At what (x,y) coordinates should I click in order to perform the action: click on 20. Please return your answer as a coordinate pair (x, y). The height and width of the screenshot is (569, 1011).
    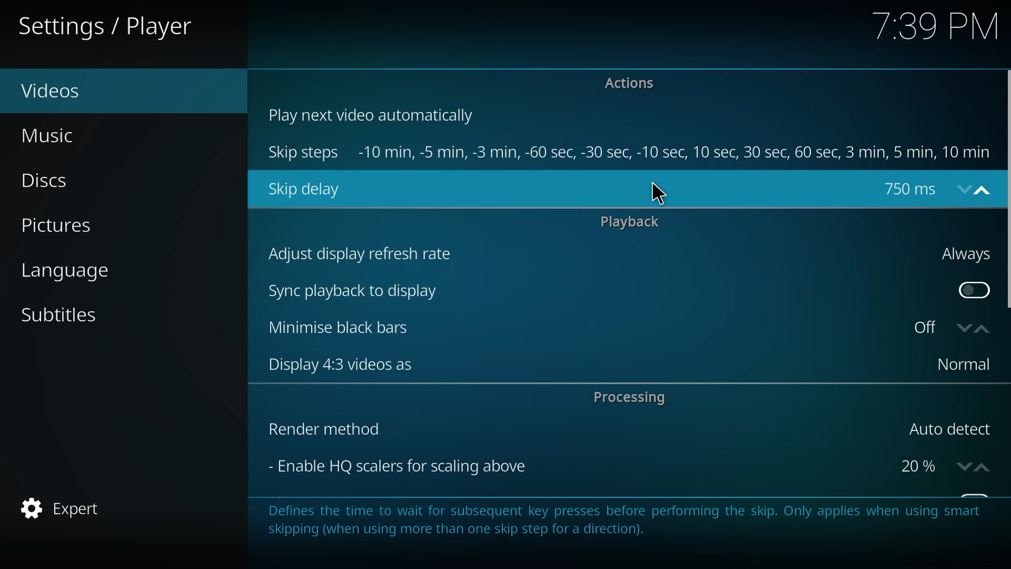
    Looking at the image, I should click on (941, 465).